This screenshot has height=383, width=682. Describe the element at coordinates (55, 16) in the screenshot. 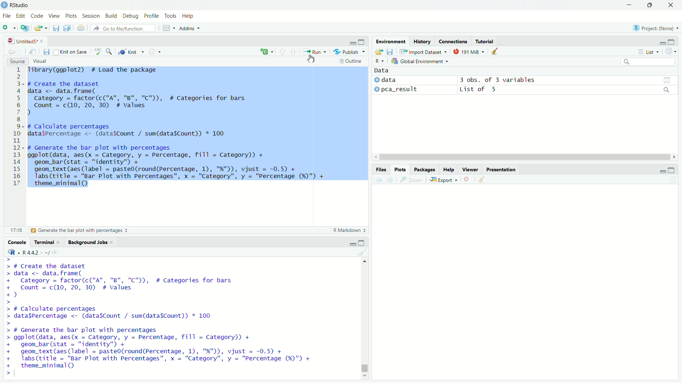

I see `View` at that location.